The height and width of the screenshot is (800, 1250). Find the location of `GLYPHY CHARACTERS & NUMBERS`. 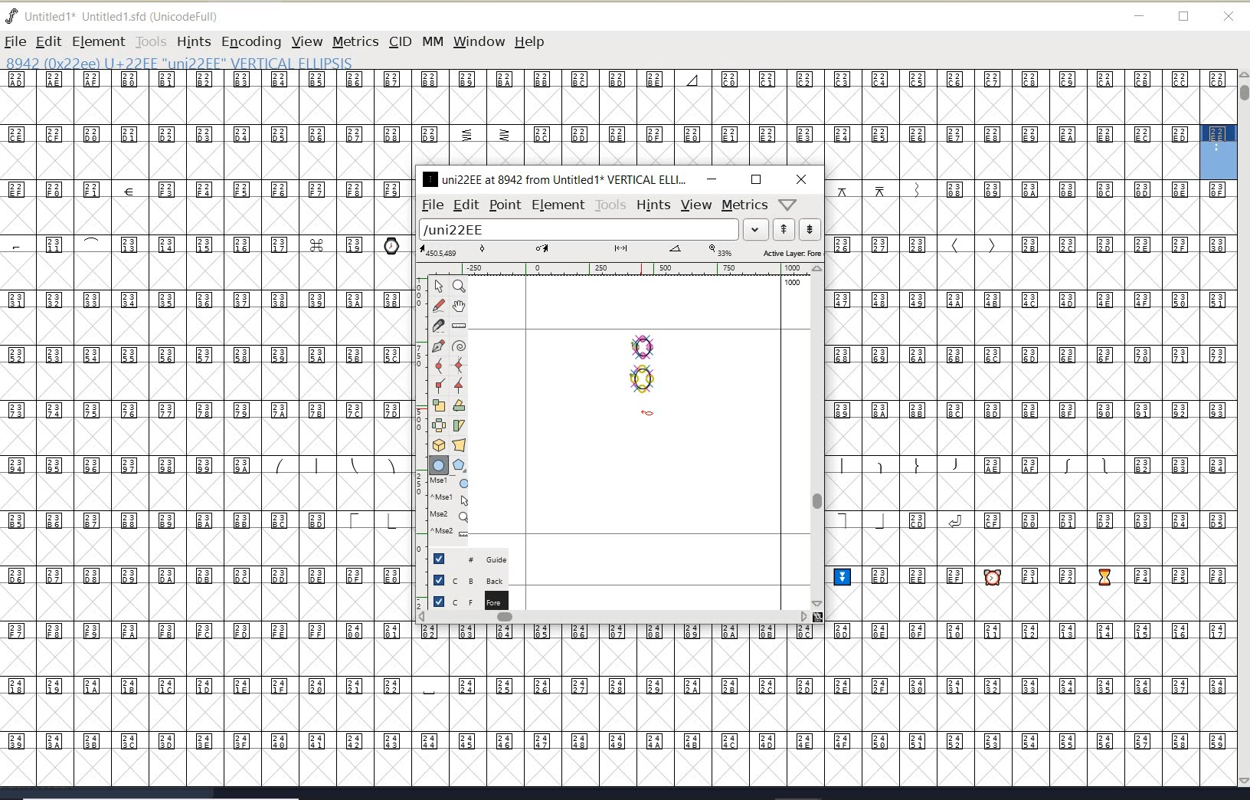

GLYPHY CHARACTERS & NUMBERS is located at coordinates (414, 704).